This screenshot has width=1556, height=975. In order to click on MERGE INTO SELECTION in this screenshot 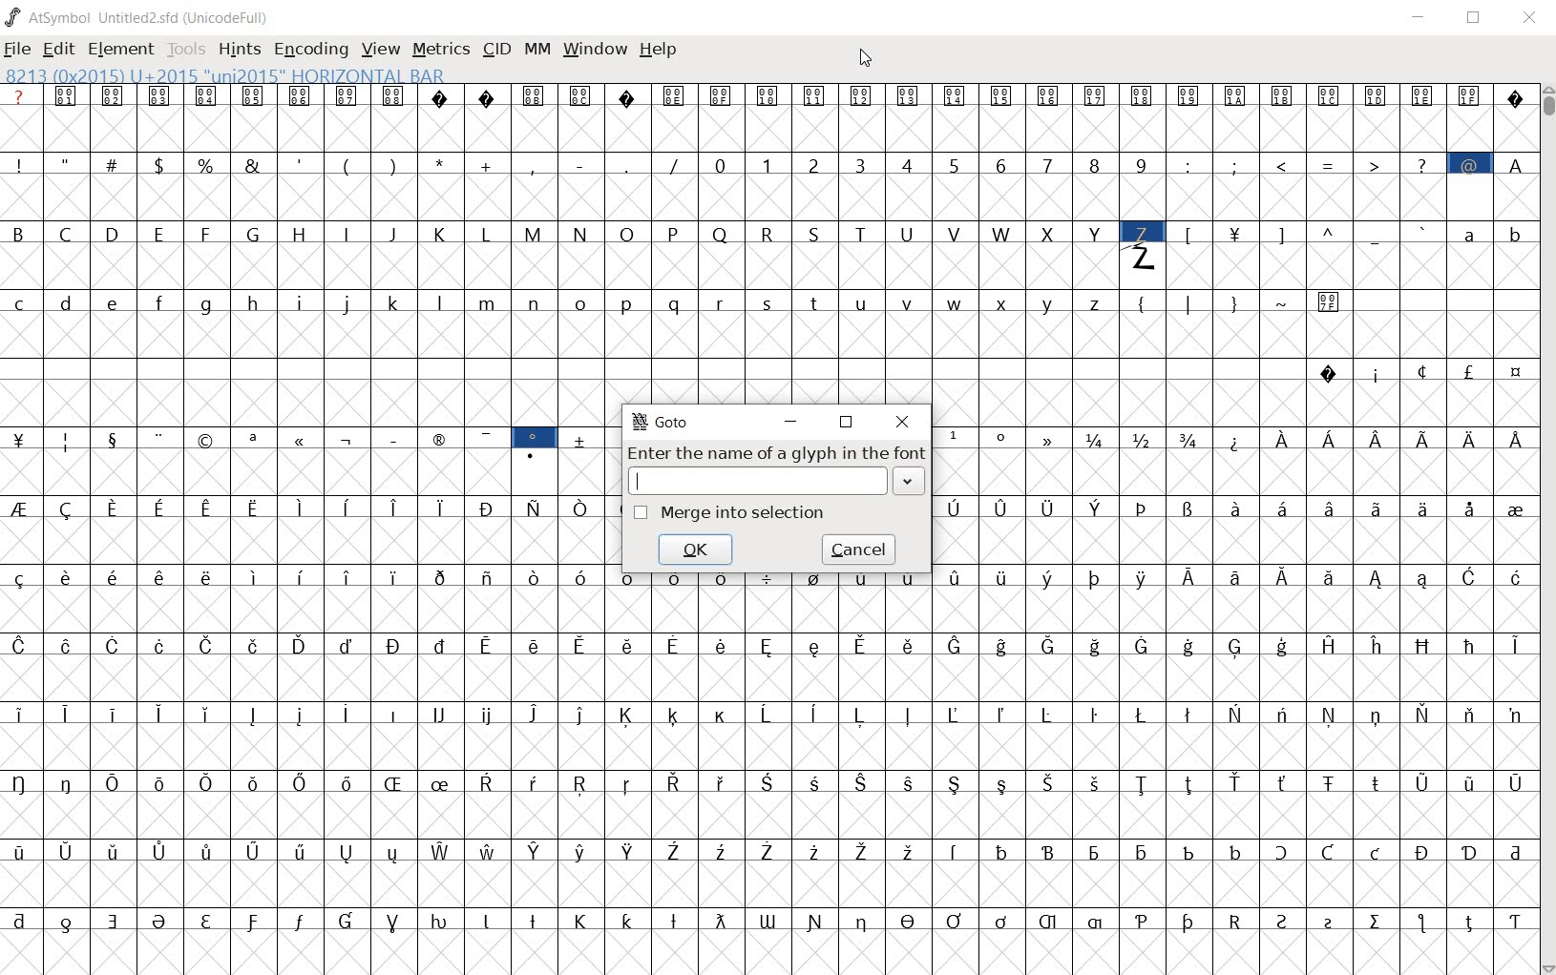, I will do `click(731, 511)`.